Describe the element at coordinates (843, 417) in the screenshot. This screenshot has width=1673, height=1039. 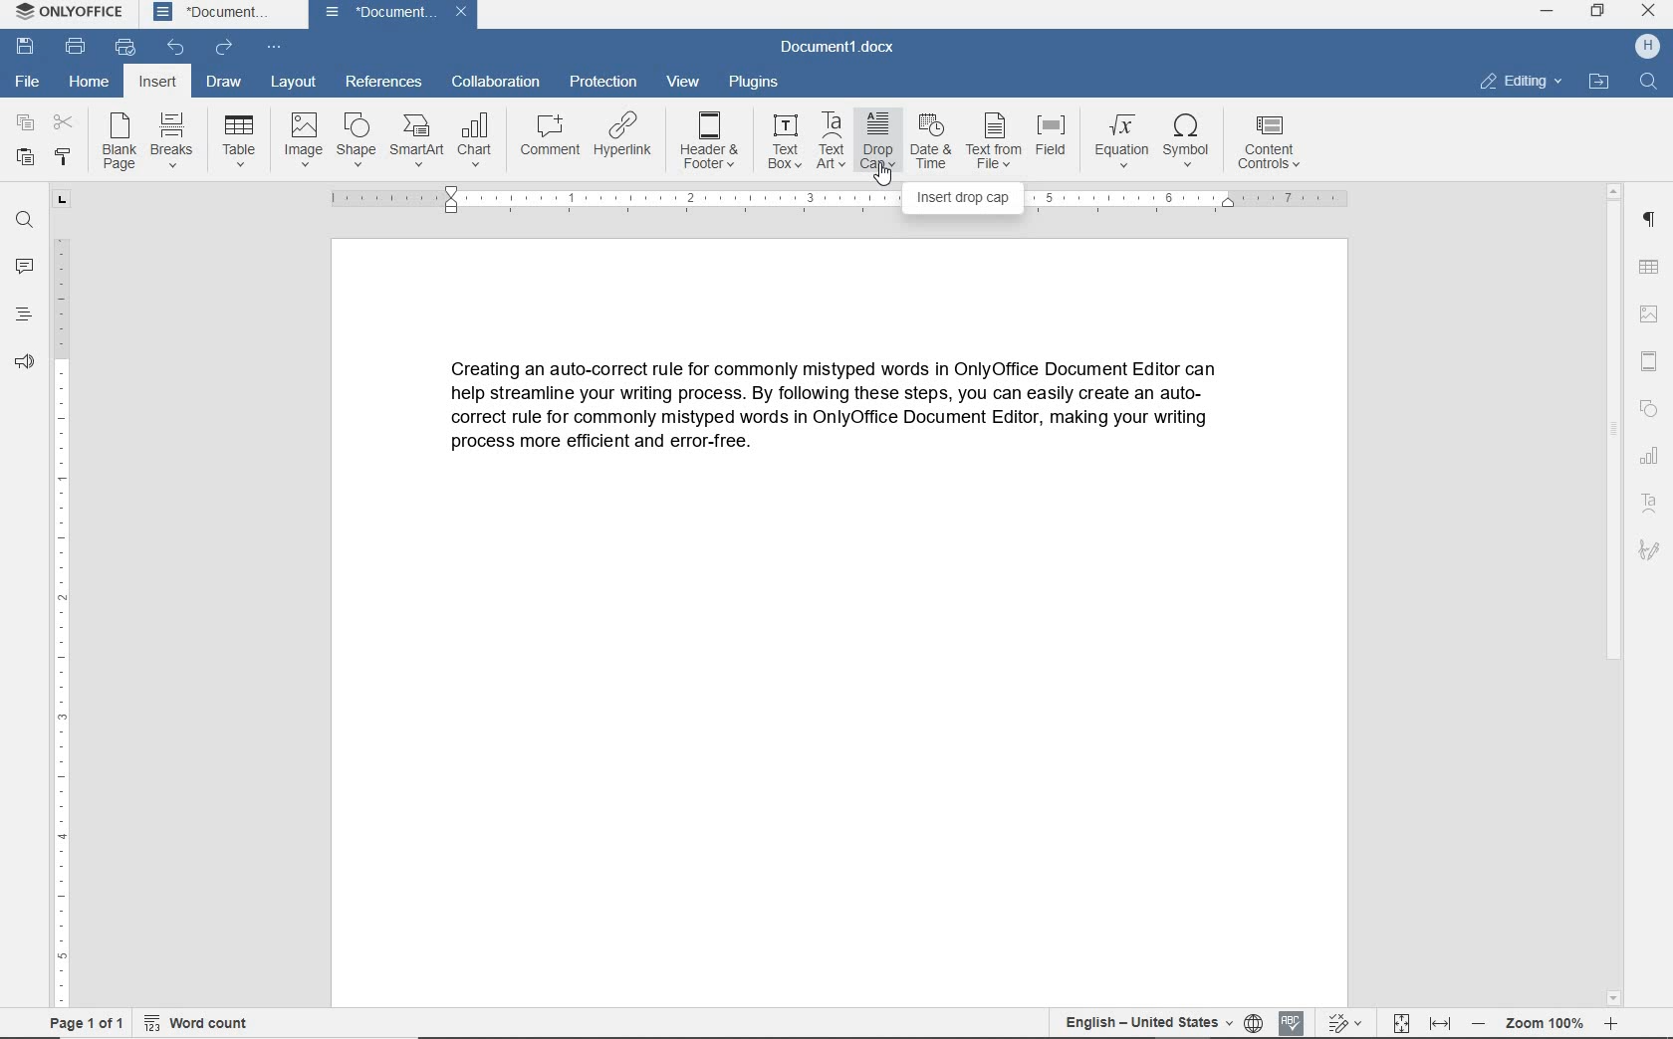
I see `text` at that location.